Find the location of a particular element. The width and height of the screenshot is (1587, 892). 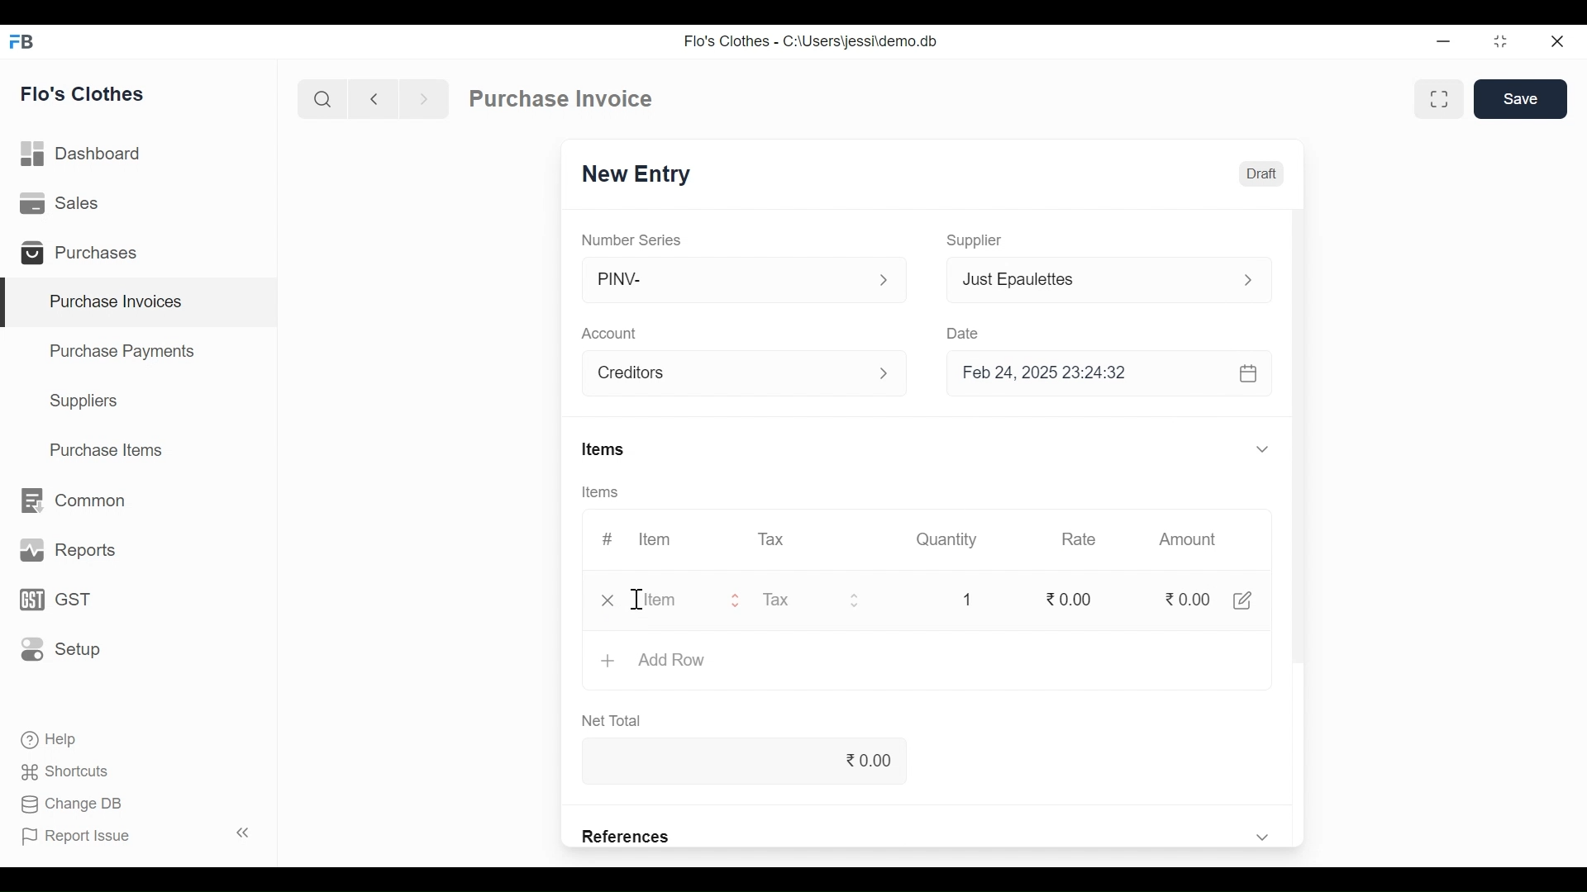

Setup is located at coordinates (56, 650).